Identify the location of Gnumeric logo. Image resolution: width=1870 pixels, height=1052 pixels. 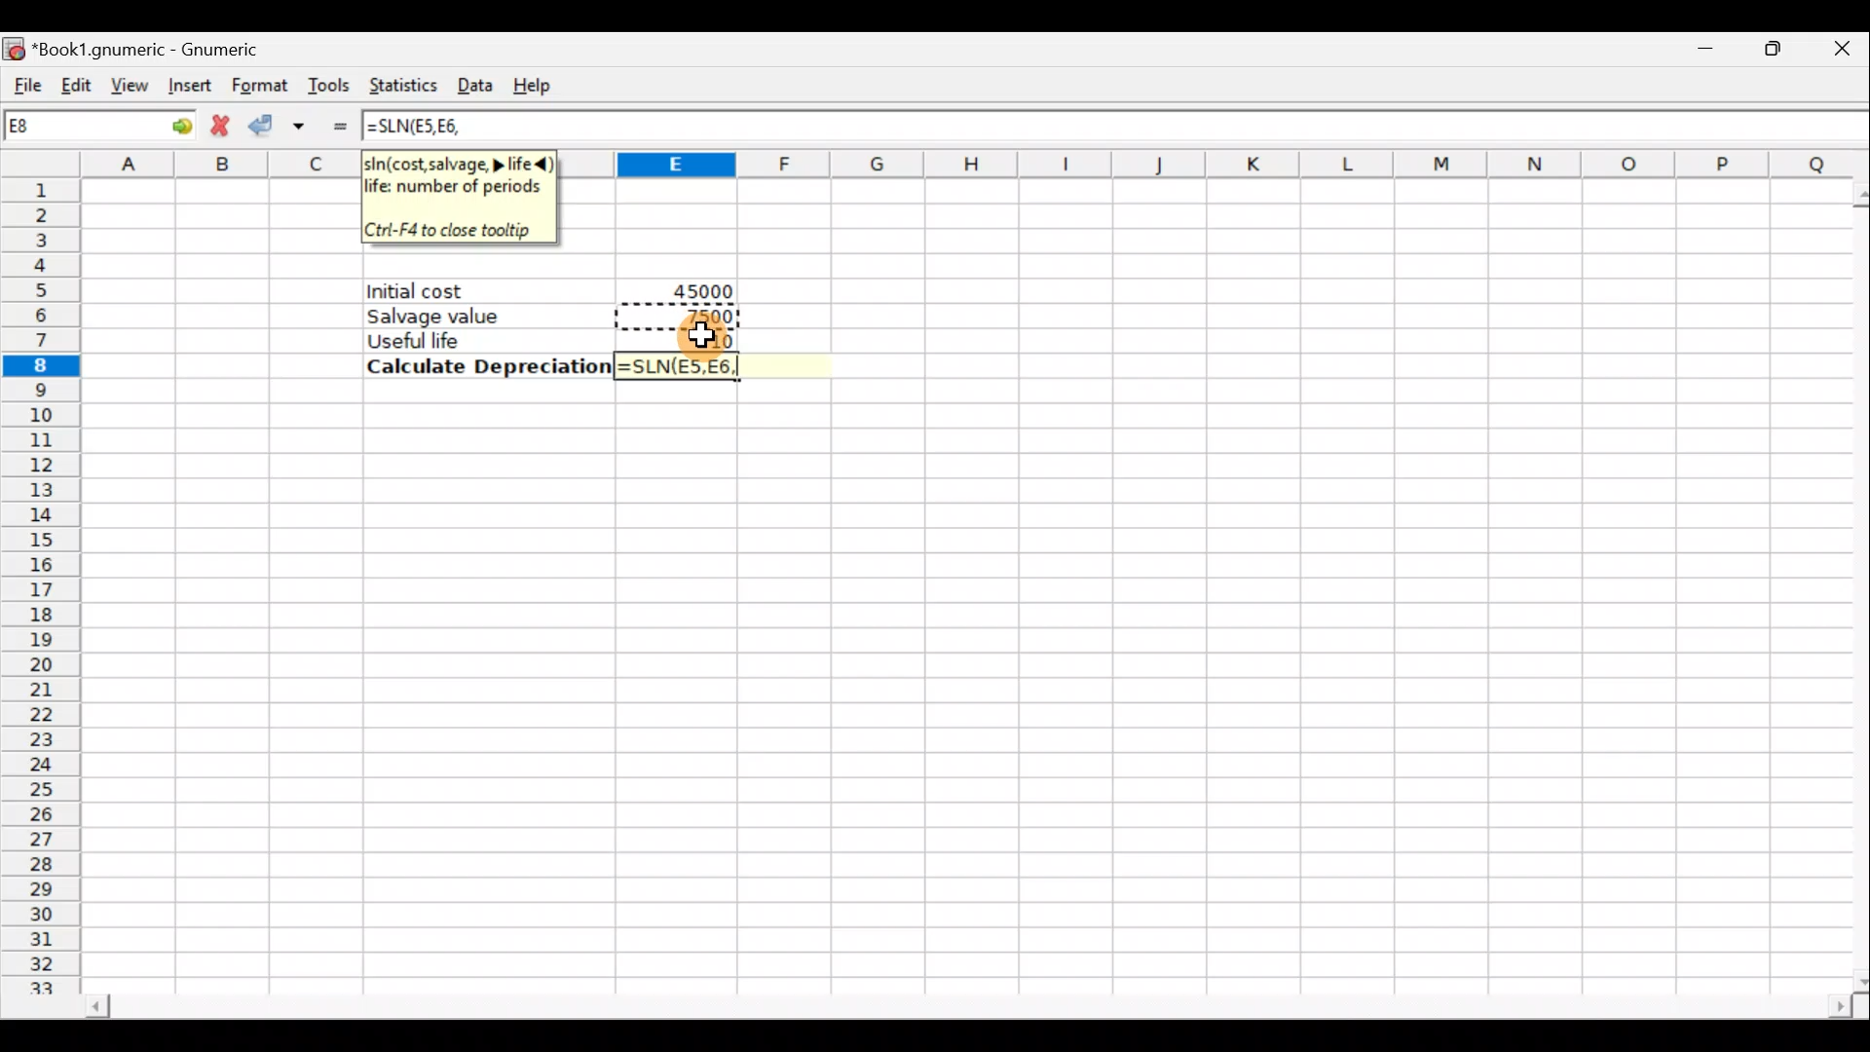
(16, 45).